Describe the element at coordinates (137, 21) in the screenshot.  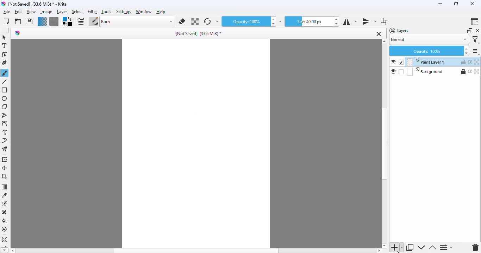
I see `blending mode` at that location.